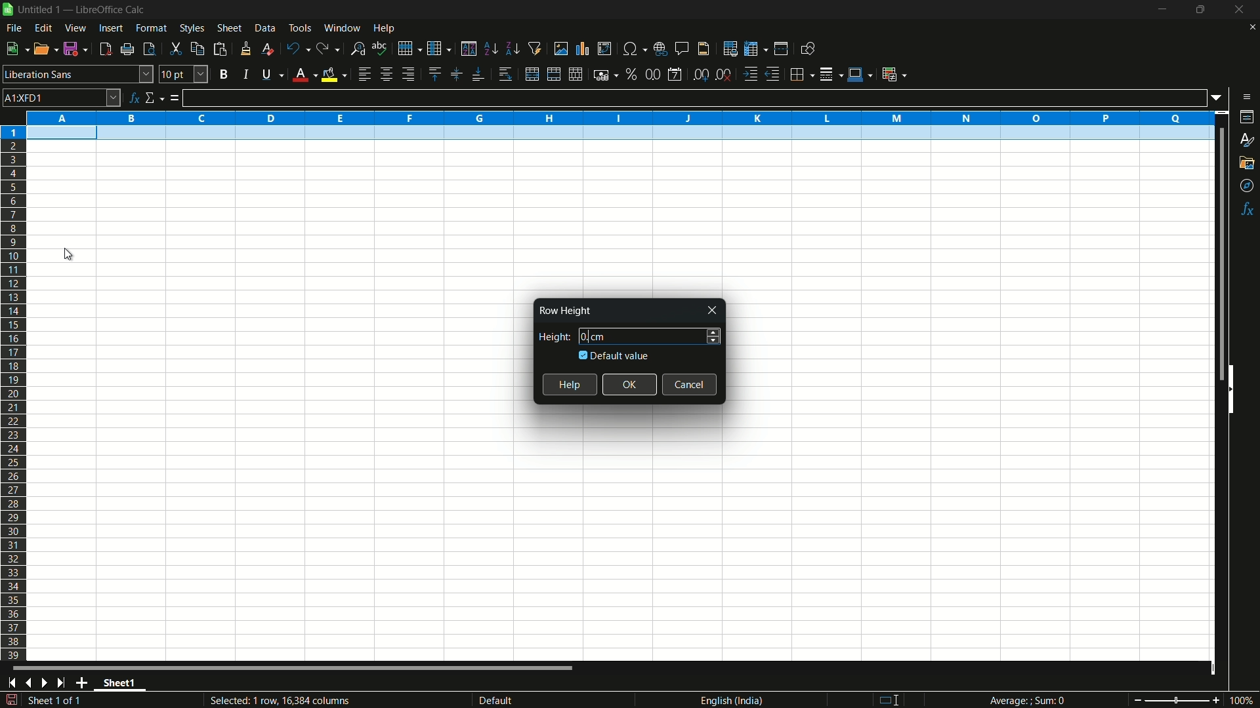 The height and width of the screenshot is (708, 1260). I want to click on zoom slider, so click(1176, 699).